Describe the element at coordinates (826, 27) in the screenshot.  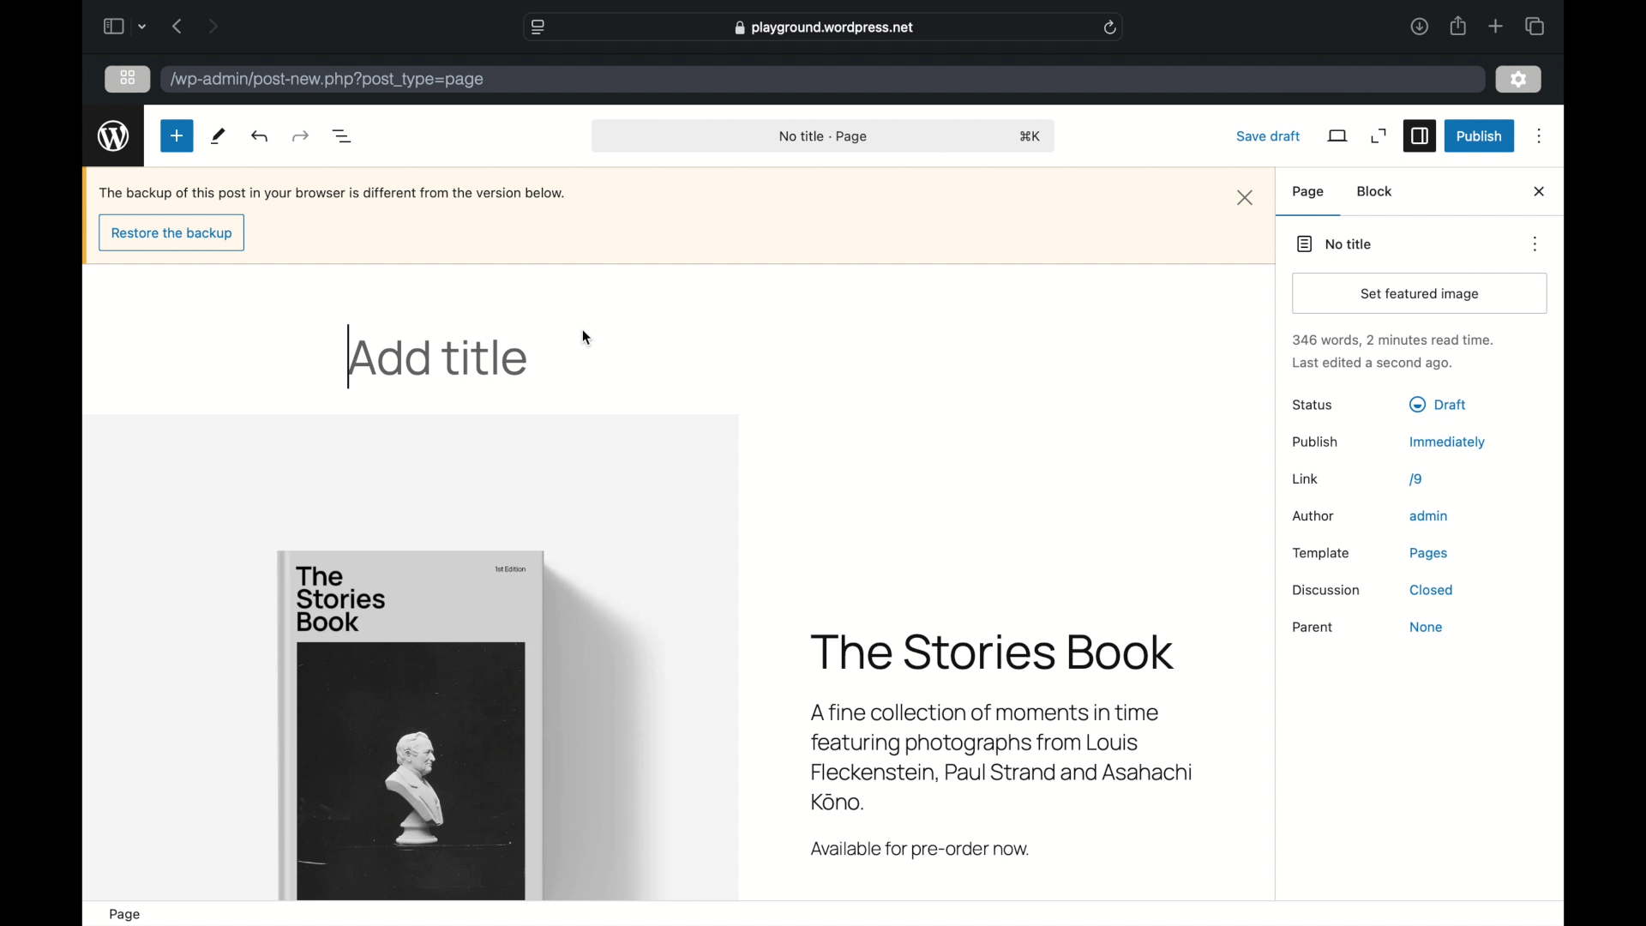
I see `playground.wordpress.net` at that location.